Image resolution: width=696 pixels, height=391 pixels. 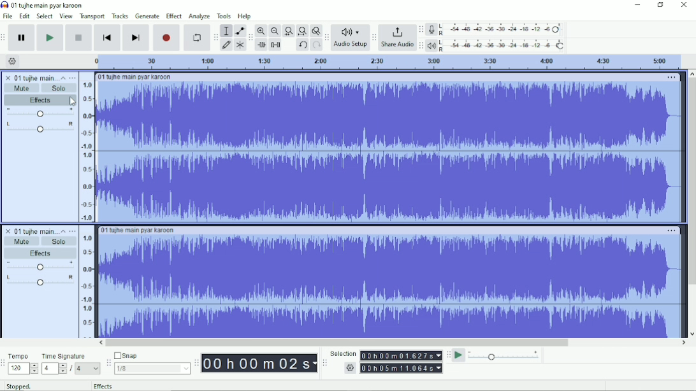 What do you see at coordinates (389, 150) in the screenshot?
I see `Audio` at bounding box center [389, 150].